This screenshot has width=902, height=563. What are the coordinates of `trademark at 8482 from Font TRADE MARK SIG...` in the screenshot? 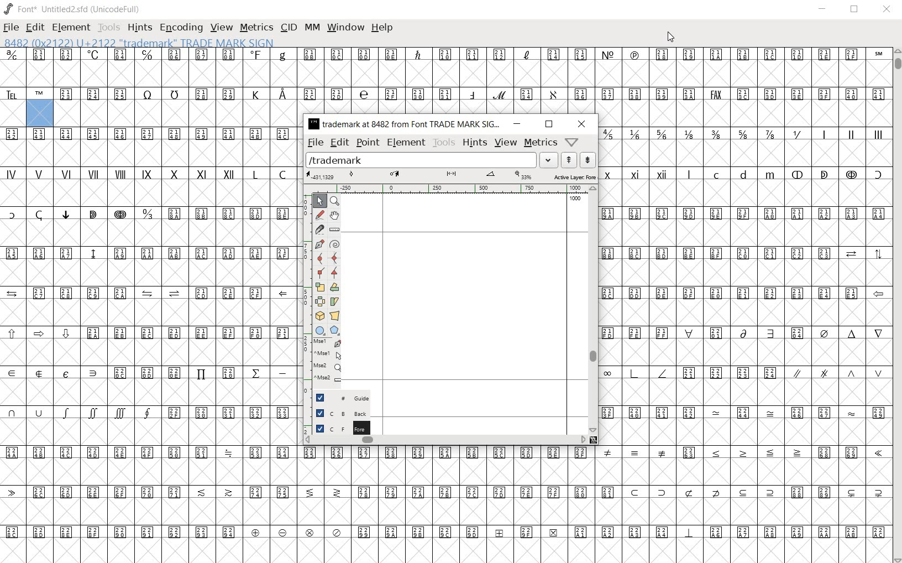 It's located at (405, 124).